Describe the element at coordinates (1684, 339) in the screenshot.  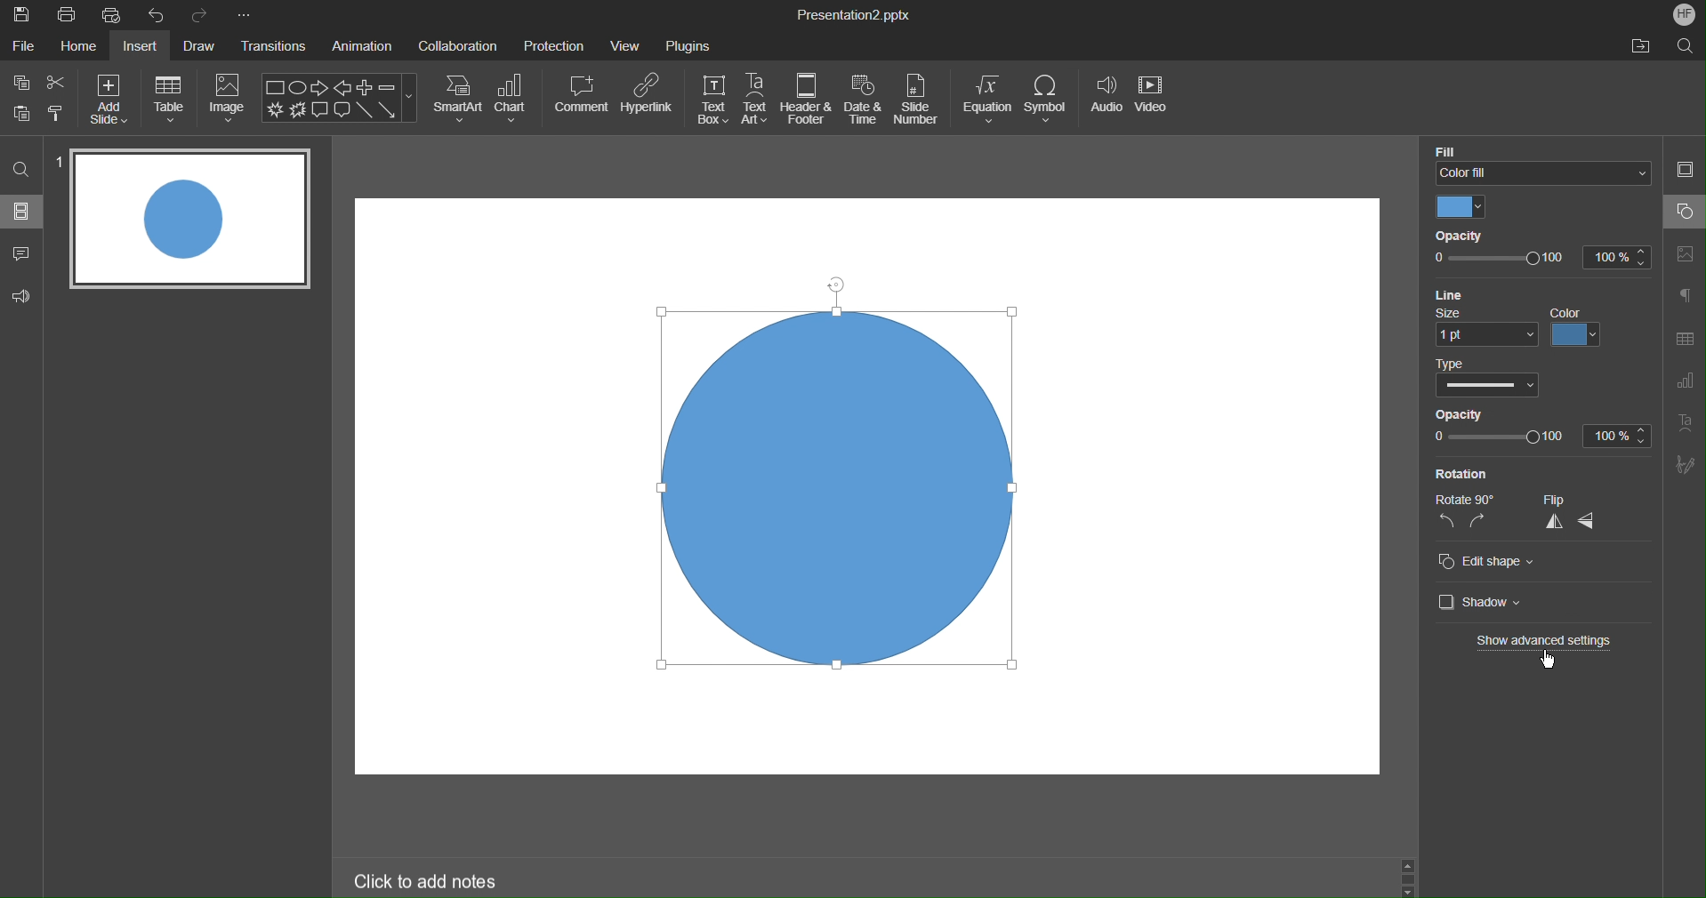
I see `Table Settings` at that location.